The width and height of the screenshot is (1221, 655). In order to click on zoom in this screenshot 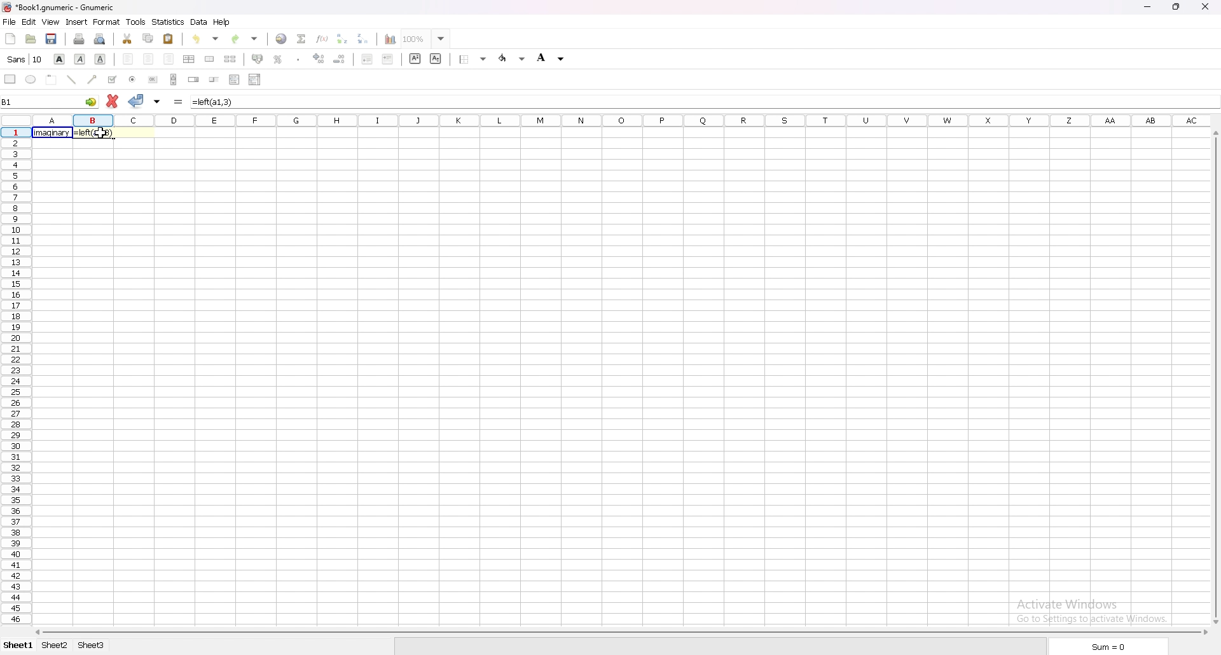, I will do `click(429, 38)`.